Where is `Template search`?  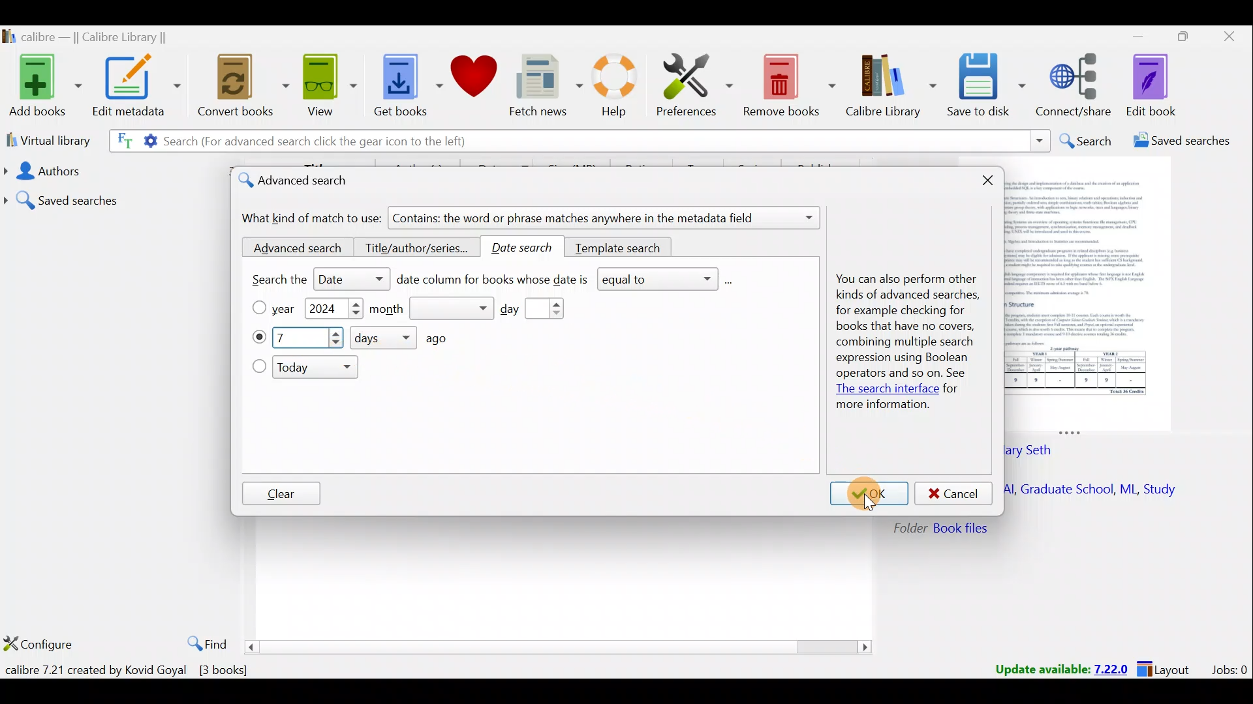
Template search is located at coordinates (620, 246).